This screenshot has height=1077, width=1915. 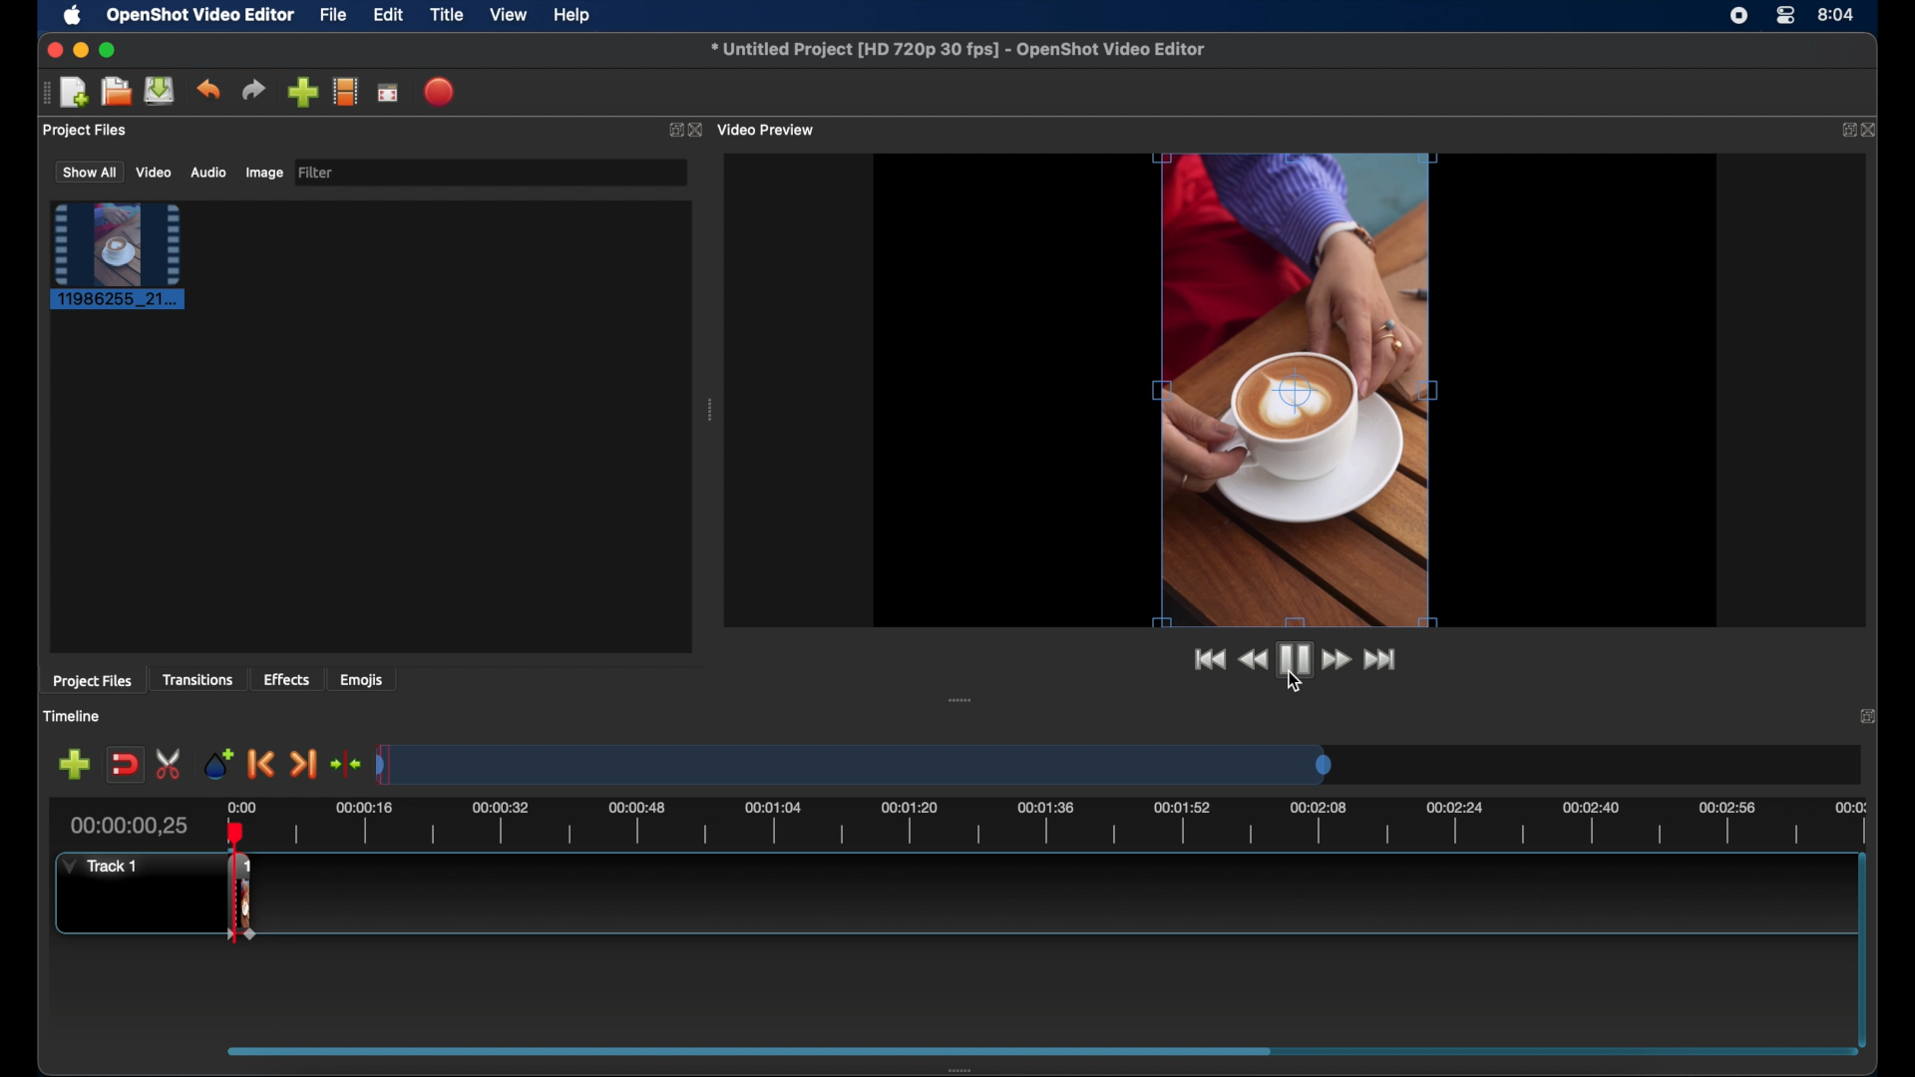 I want to click on next marker, so click(x=303, y=764).